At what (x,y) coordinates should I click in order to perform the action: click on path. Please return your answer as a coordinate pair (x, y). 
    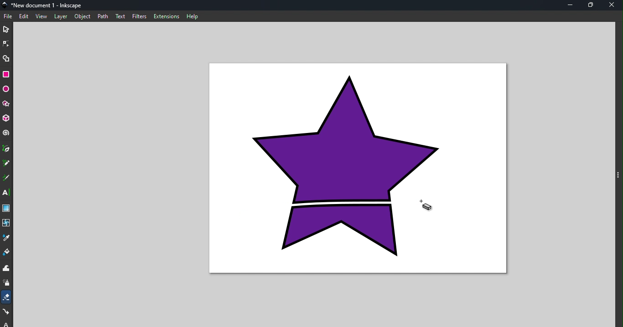
    Looking at the image, I should click on (104, 16).